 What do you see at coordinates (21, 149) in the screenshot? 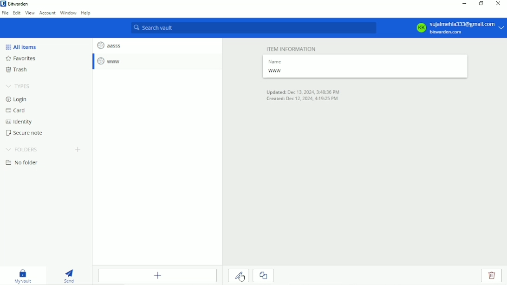
I see `Folders` at bounding box center [21, 149].